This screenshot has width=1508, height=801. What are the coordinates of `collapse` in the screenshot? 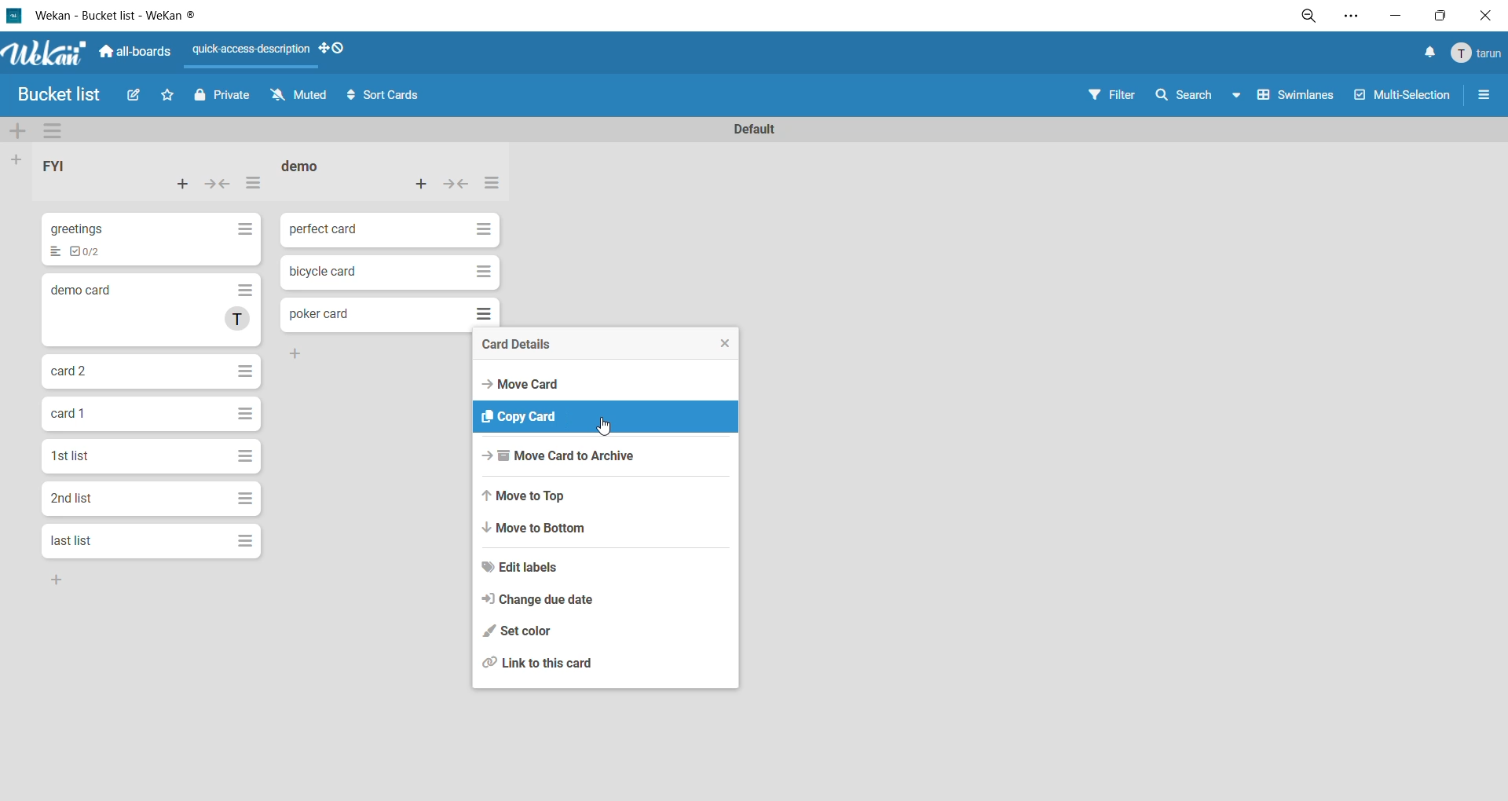 It's located at (221, 185).